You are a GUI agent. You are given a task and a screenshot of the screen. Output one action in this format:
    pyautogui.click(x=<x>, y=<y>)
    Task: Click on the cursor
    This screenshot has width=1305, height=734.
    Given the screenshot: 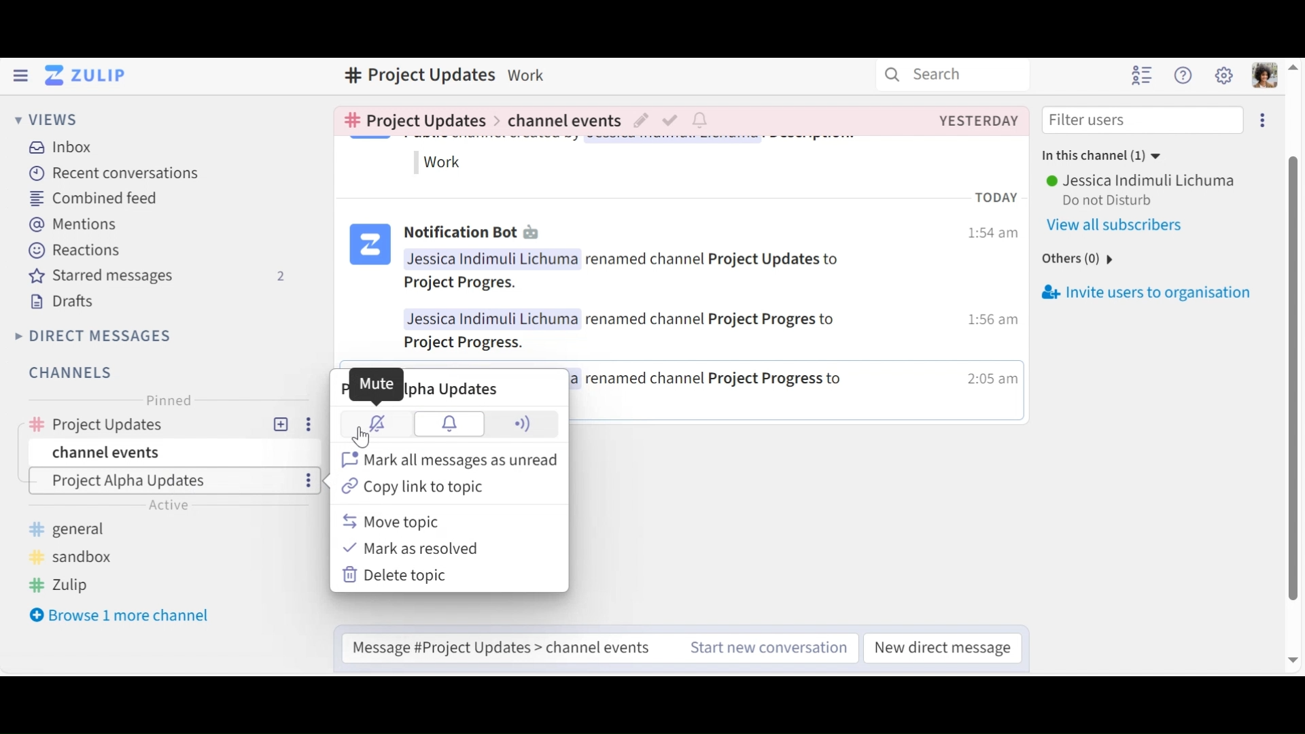 What is the action you would take?
    pyautogui.click(x=363, y=440)
    